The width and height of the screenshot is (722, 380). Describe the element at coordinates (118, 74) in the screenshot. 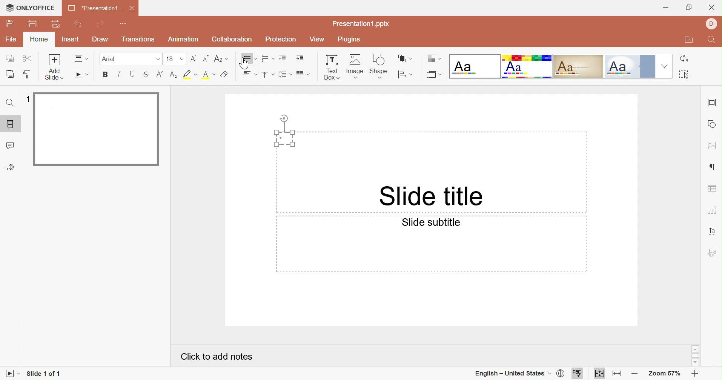

I see `Italic` at that location.